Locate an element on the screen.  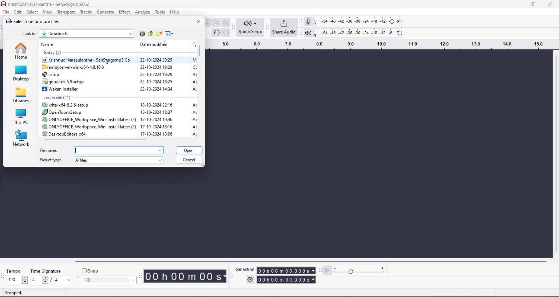
Scale is located at coordinates (378, 46).